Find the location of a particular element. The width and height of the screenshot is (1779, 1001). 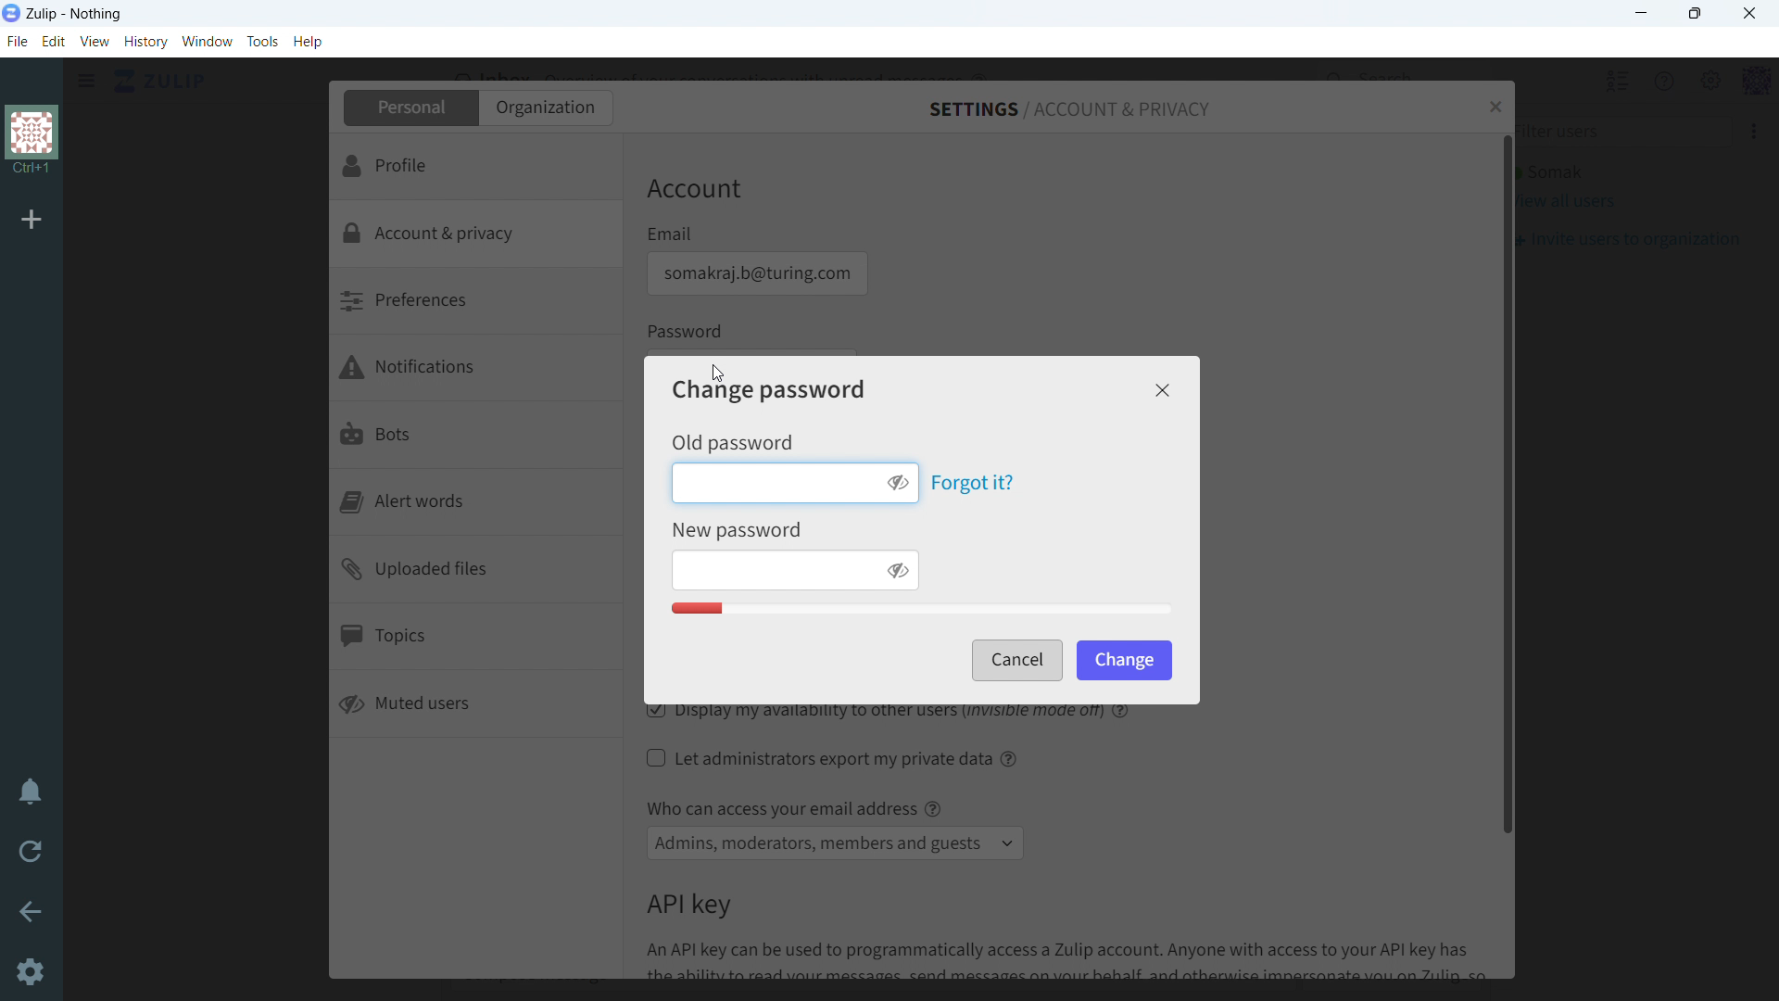

uploaded files is located at coordinates (477, 571).